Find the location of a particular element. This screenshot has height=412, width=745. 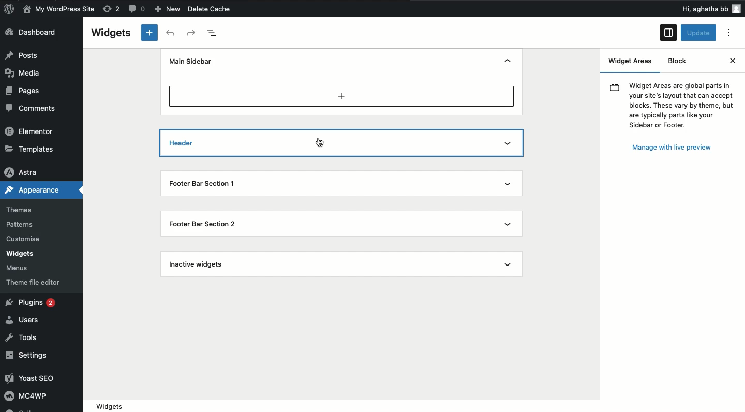

Astra is located at coordinates (26, 170).